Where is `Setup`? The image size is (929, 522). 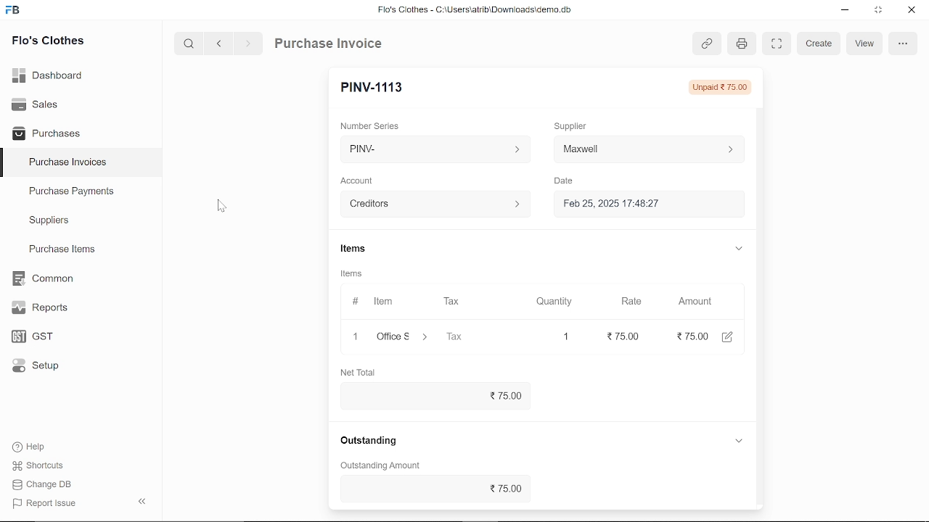 Setup is located at coordinates (32, 368).